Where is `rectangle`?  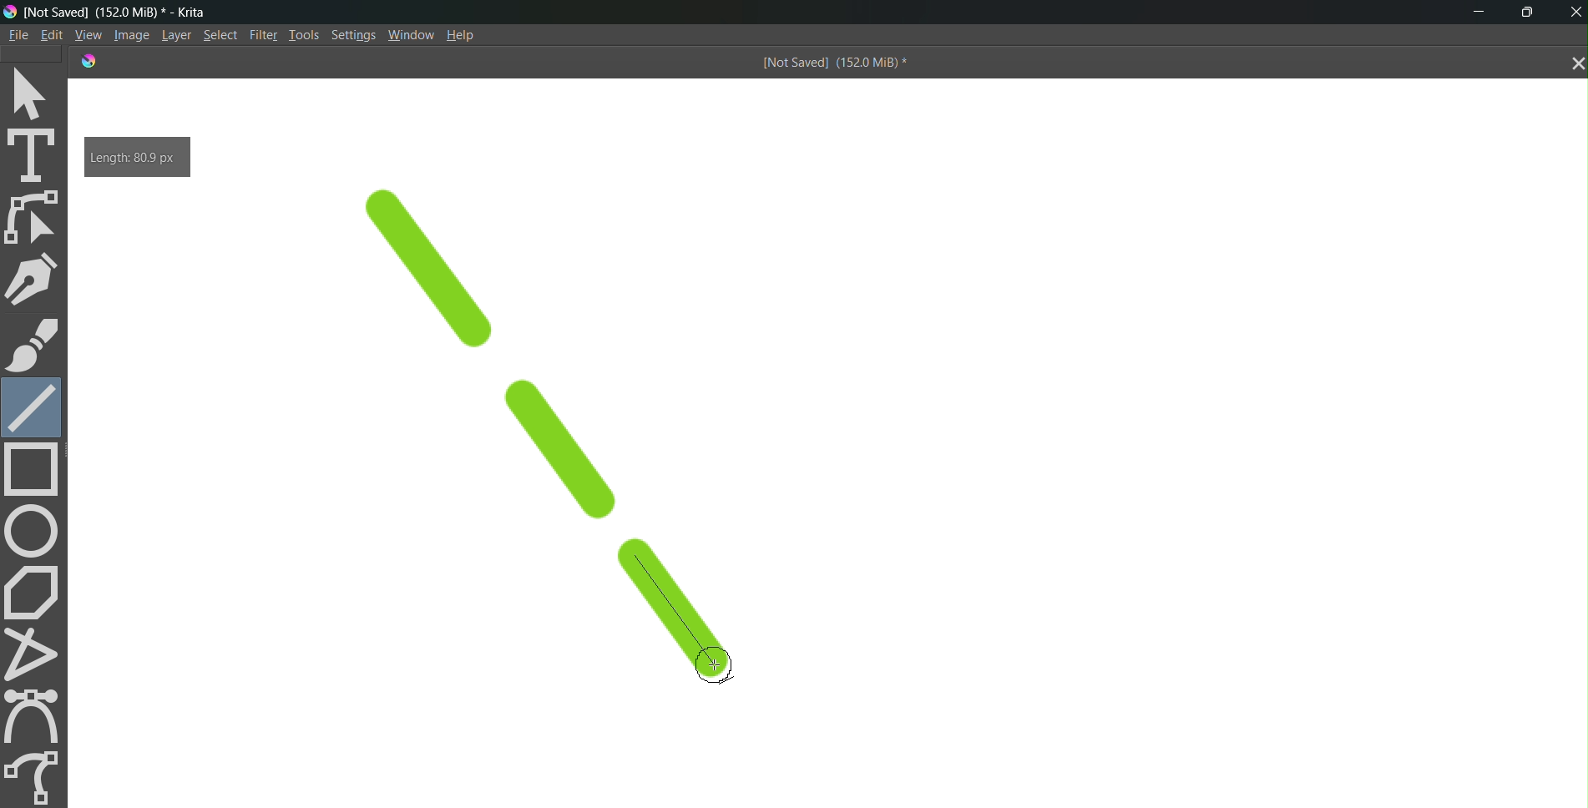
rectangle is located at coordinates (37, 471).